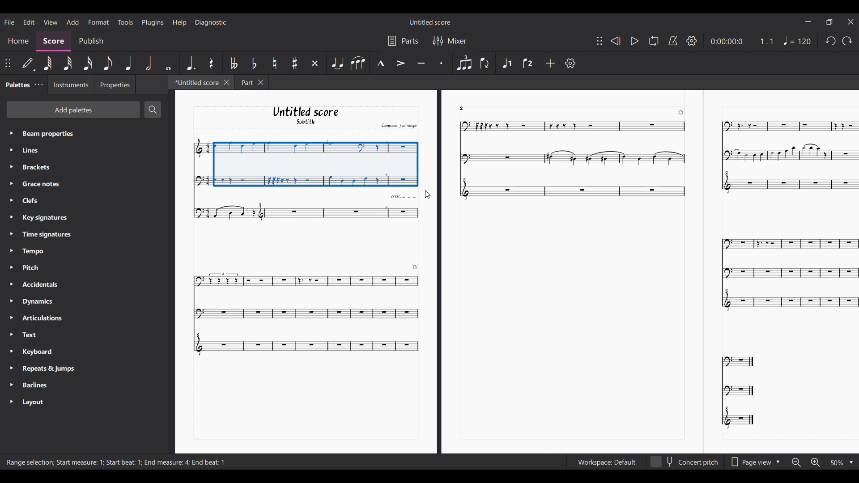 The height and width of the screenshot is (483, 859). What do you see at coordinates (791, 153) in the screenshot?
I see `` at bounding box center [791, 153].